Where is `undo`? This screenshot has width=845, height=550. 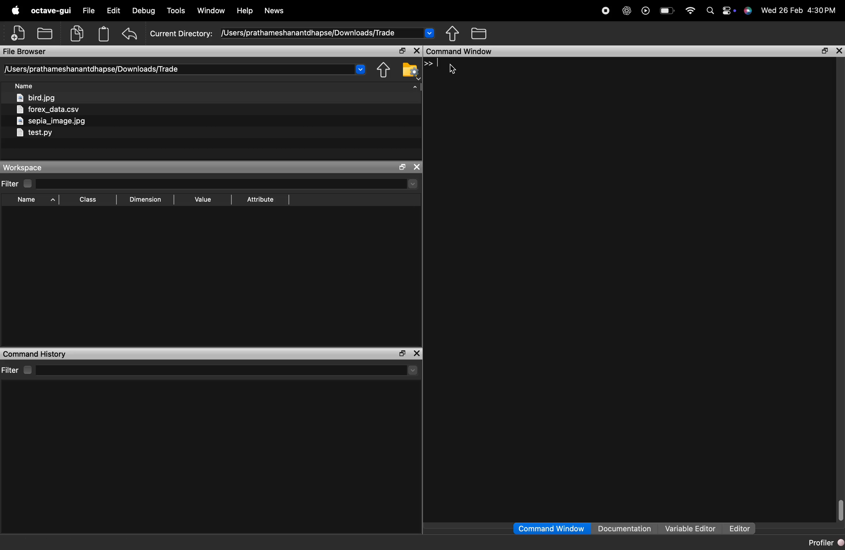 undo is located at coordinates (130, 33).